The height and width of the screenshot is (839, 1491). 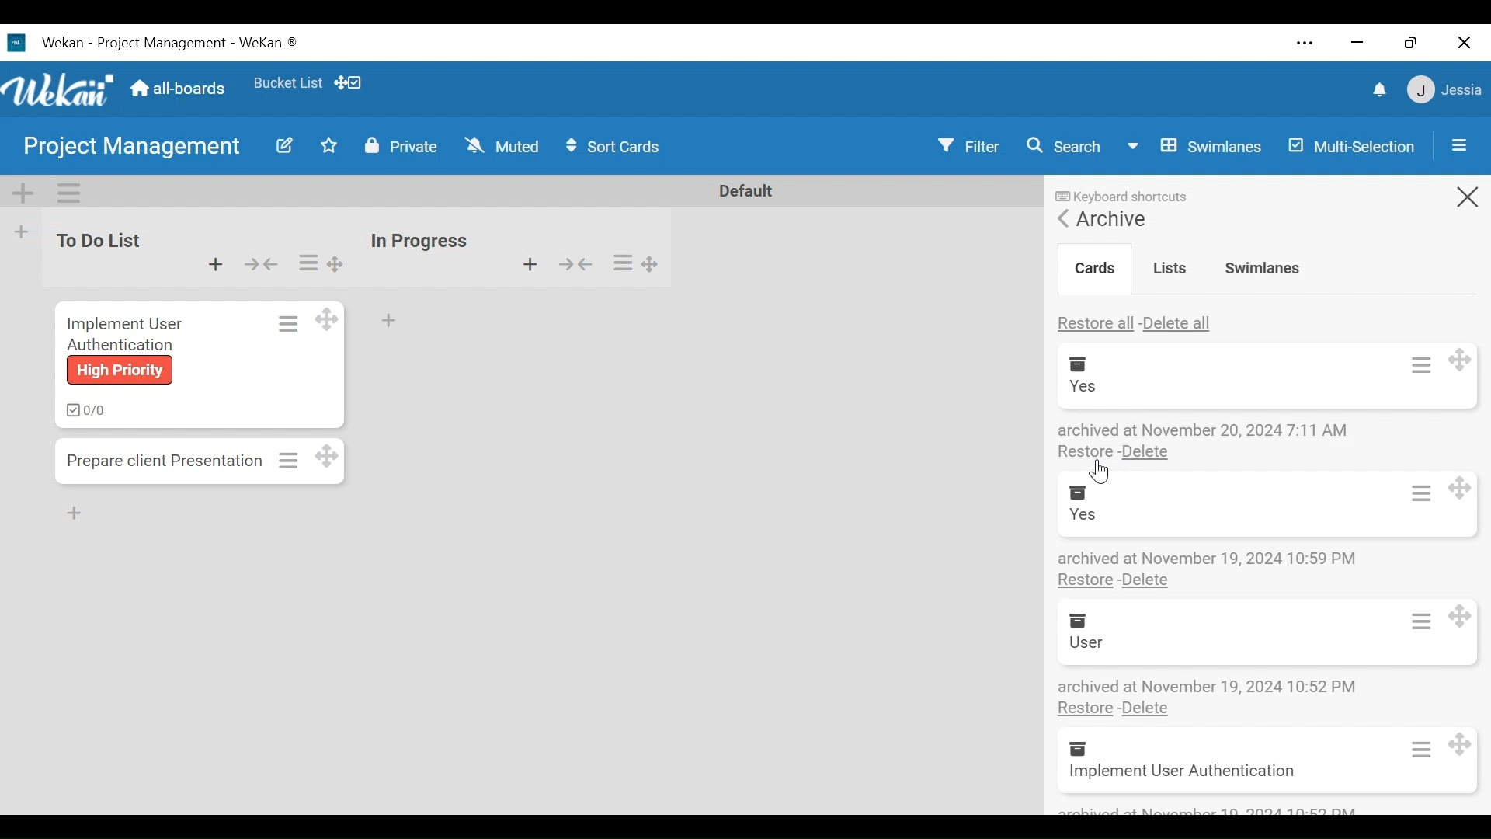 I want to click on Lists, so click(x=1171, y=266).